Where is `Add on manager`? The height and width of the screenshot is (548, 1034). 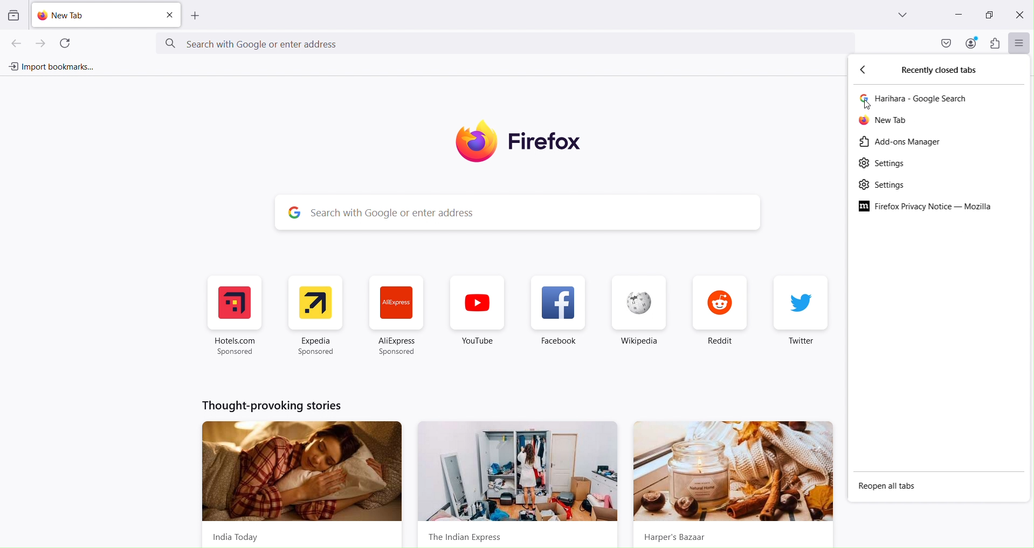
Add on manager is located at coordinates (900, 142).